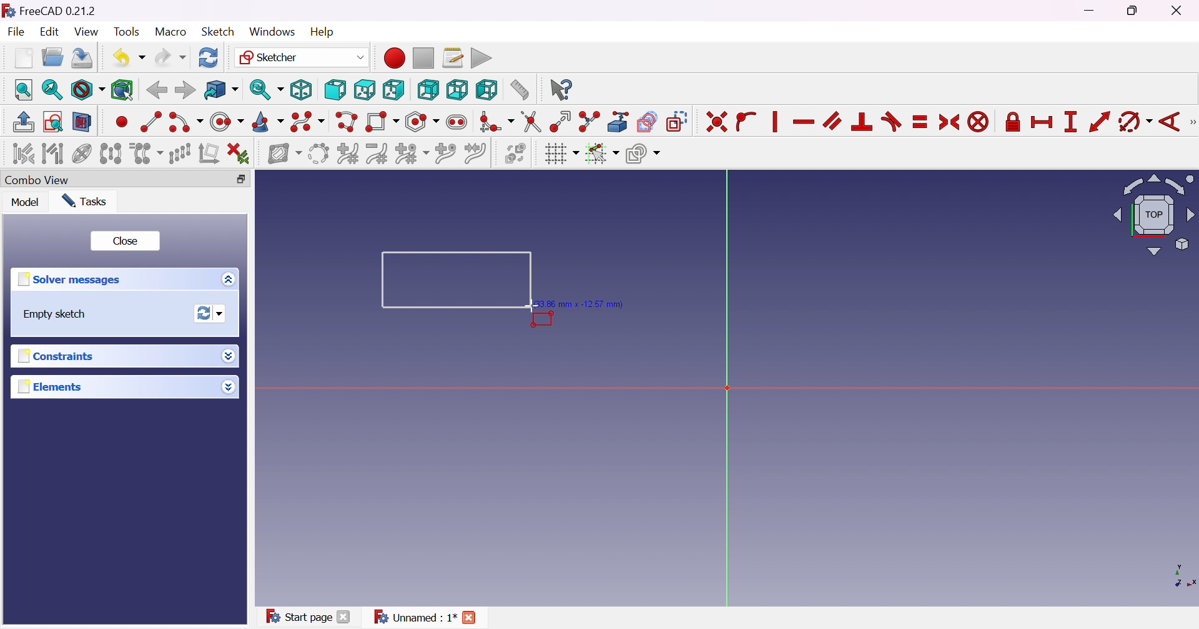 This screenshot has width=1199, height=629. Describe the element at coordinates (285, 155) in the screenshot. I see `Show/hide B-spline information layer` at that location.